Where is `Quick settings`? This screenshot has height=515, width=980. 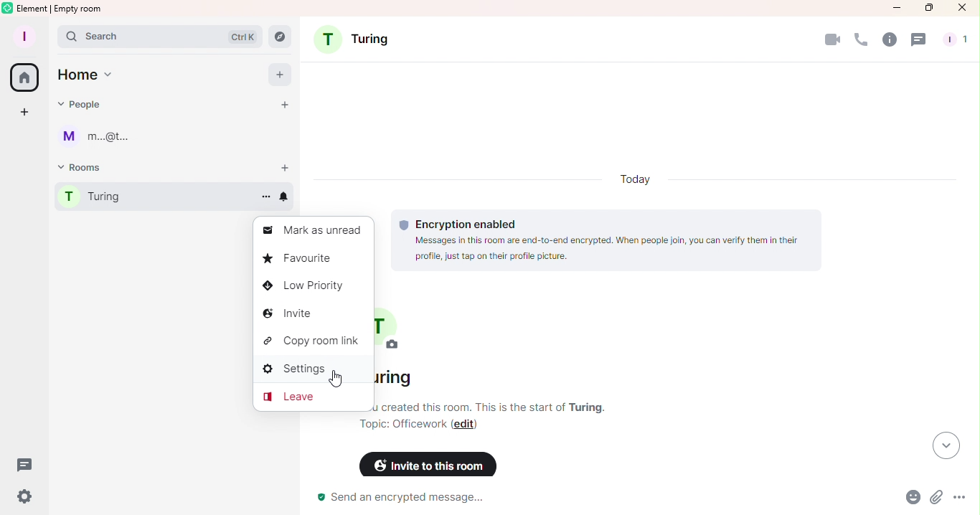
Quick settings is located at coordinates (24, 498).